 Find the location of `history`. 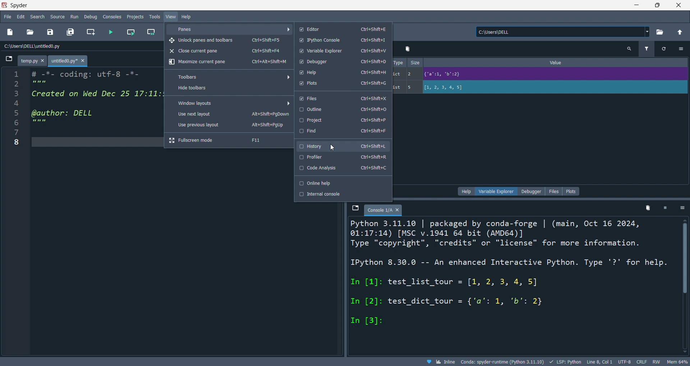

history is located at coordinates (342, 145).